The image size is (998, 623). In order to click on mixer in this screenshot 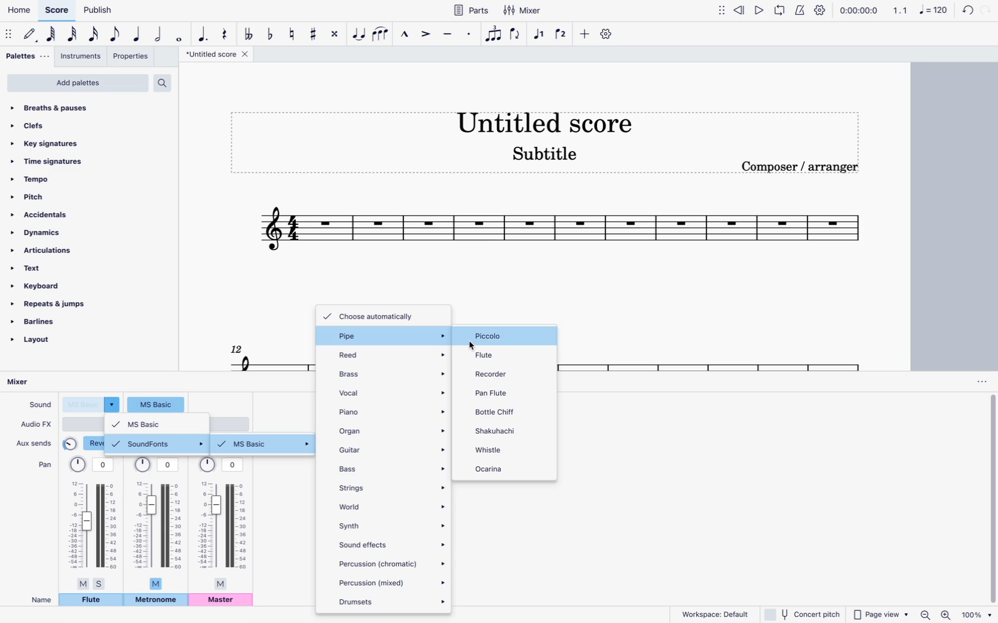, I will do `click(525, 10)`.